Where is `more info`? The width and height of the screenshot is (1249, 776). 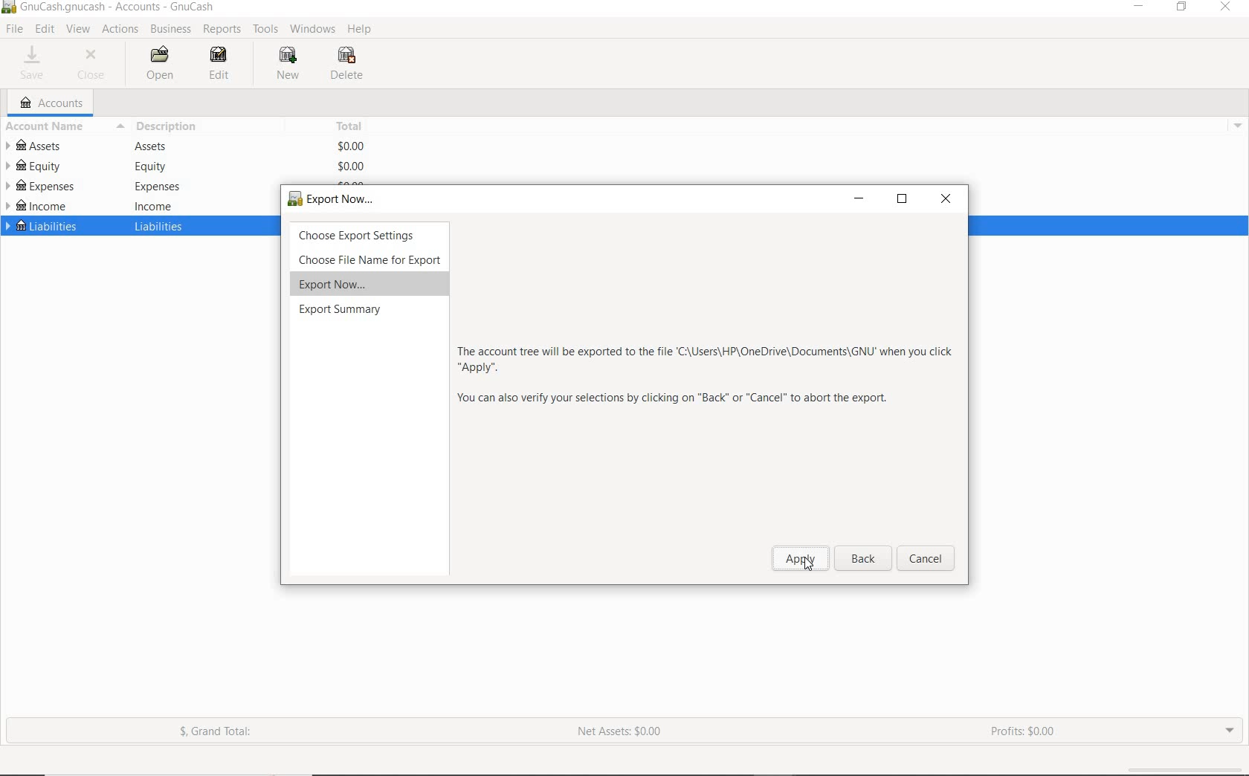 more info is located at coordinates (707, 390).